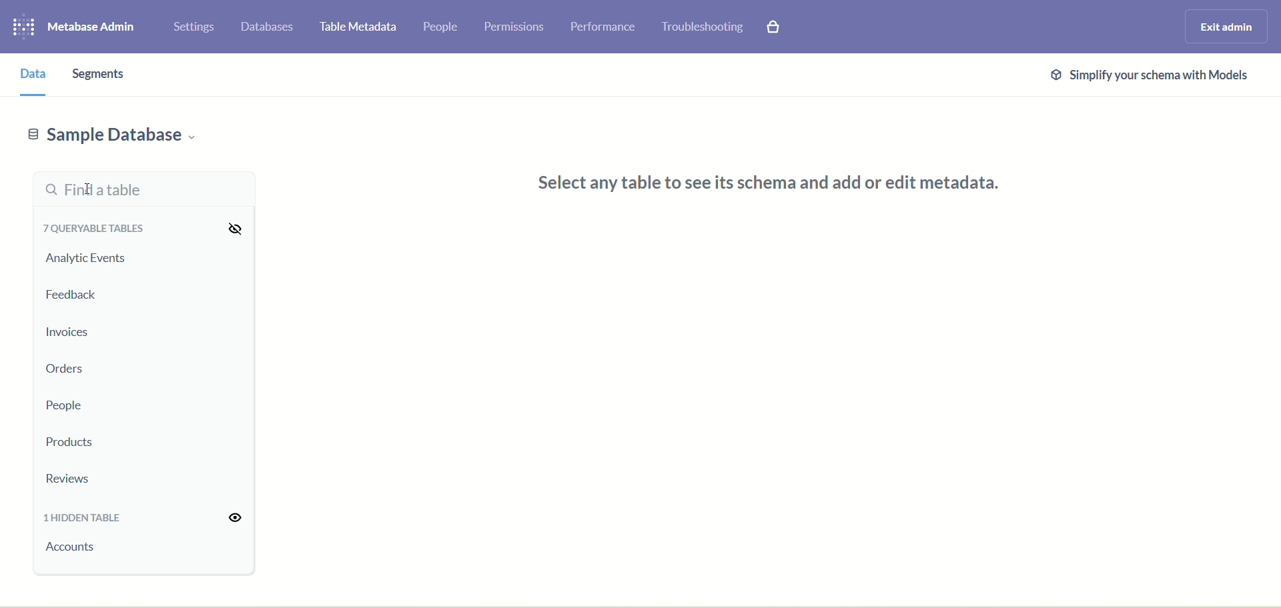 The width and height of the screenshot is (1281, 608). I want to click on performance, so click(605, 28).